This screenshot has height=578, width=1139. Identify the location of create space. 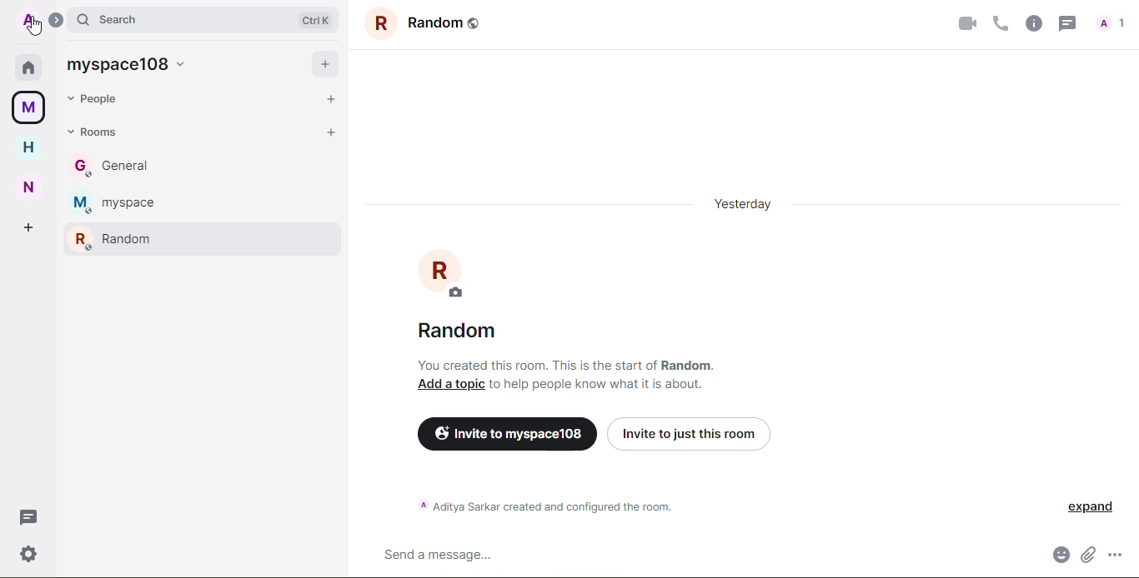
(32, 227).